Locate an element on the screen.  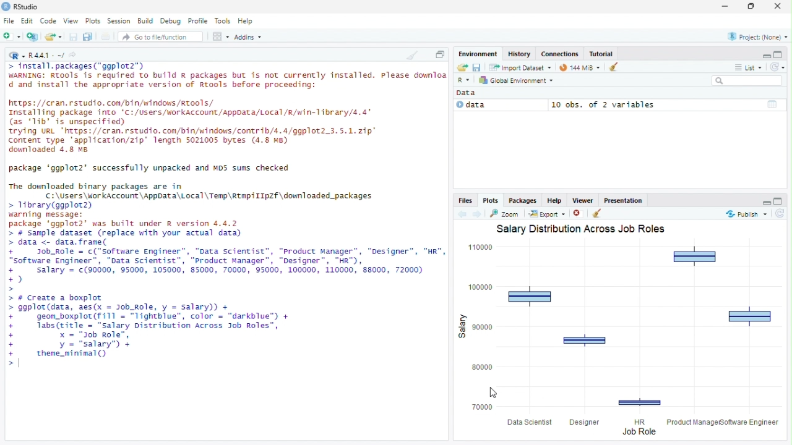
Connections is located at coordinates (559, 54).